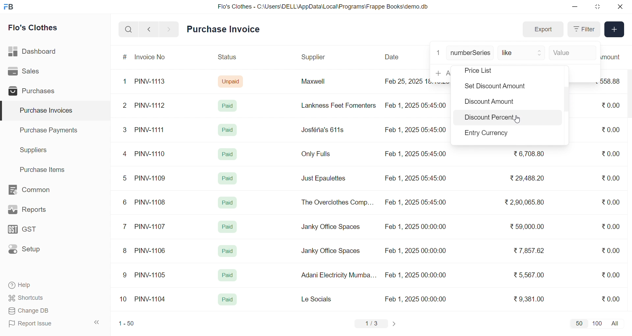 This screenshot has height=336, width=632. What do you see at coordinates (150, 202) in the screenshot?
I see `PINV-1108` at bounding box center [150, 202].